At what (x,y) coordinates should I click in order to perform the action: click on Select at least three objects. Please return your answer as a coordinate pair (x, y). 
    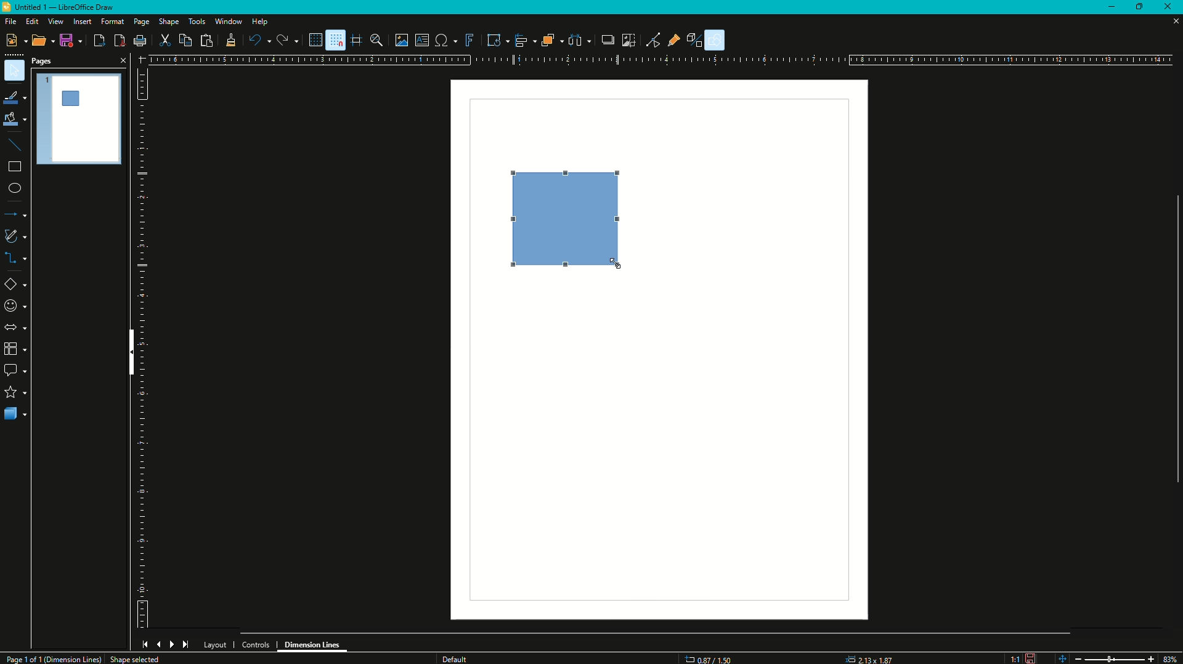
    Looking at the image, I should click on (579, 39).